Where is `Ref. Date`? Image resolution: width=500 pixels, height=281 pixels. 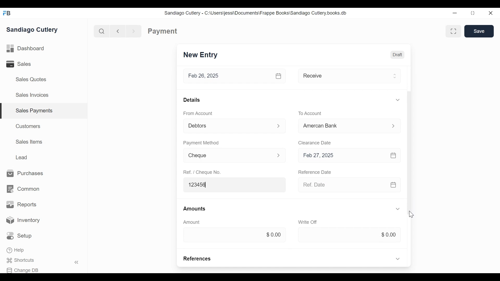 Ref. Date is located at coordinates (340, 184).